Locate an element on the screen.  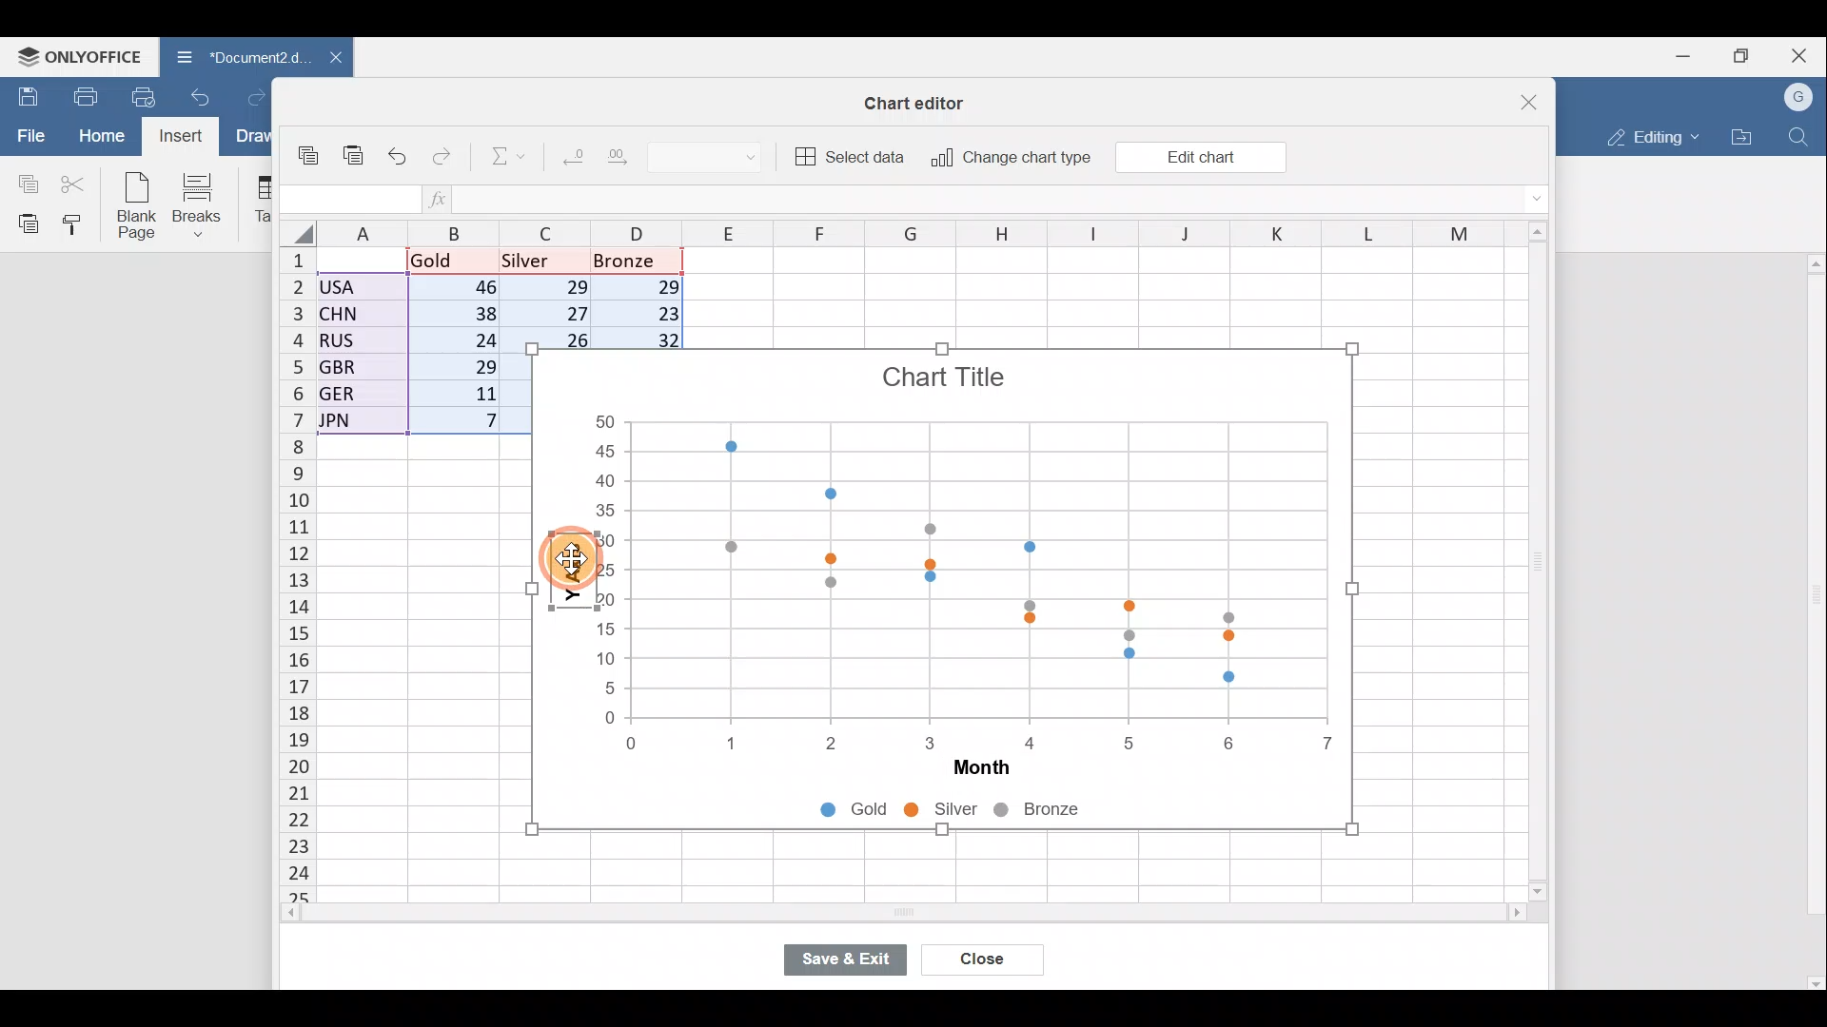
Close is located at coordinates (1517, 96).